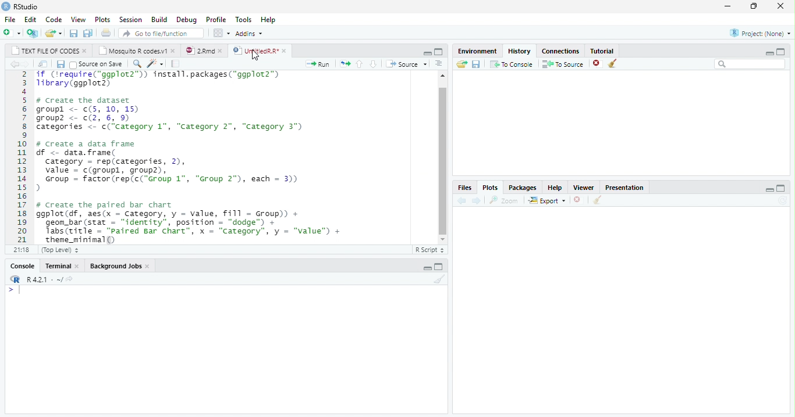 The image size is (795, 417). Describe the element at coordinates (577, 199) in the screenshot. I see `close` at that location.